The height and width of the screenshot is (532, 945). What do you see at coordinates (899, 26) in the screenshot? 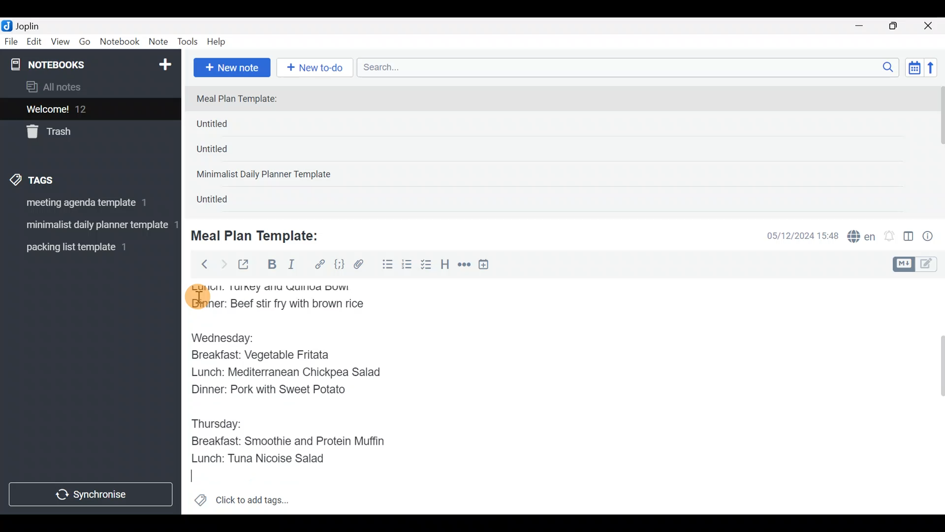
I see `Maximize` at bounding box center [899, 26].